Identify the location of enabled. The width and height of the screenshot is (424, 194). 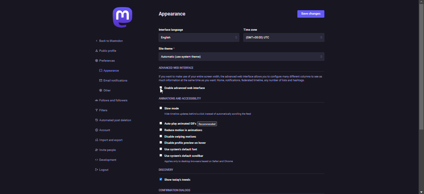
(159, 179).